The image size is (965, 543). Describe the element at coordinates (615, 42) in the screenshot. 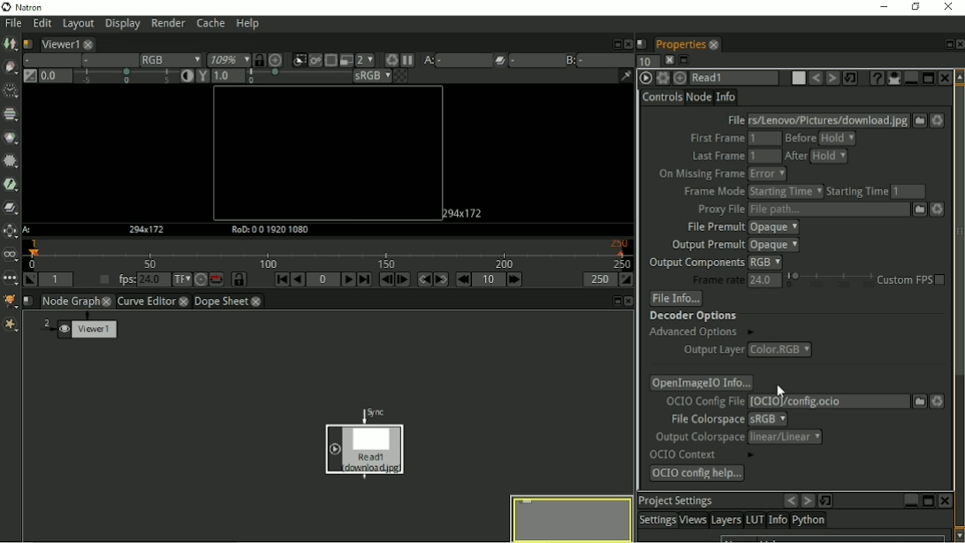

I see `Float pane` at that location.